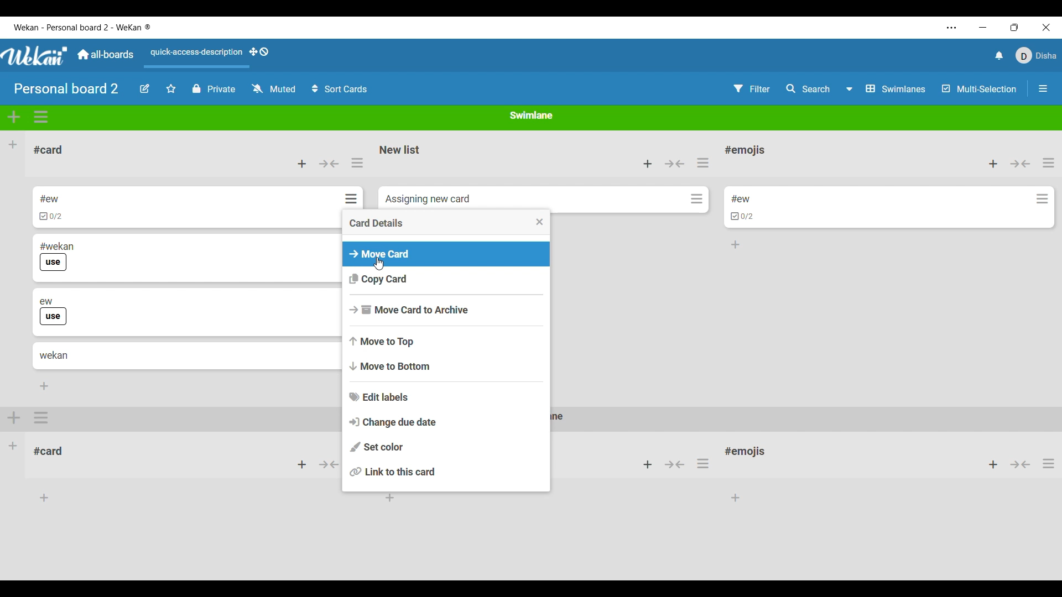 The image size is (1062, 597). What do you see at coordinates (446, 365) in the screenshot?
I see `Move to bottom` at bounding box center [446, 365].